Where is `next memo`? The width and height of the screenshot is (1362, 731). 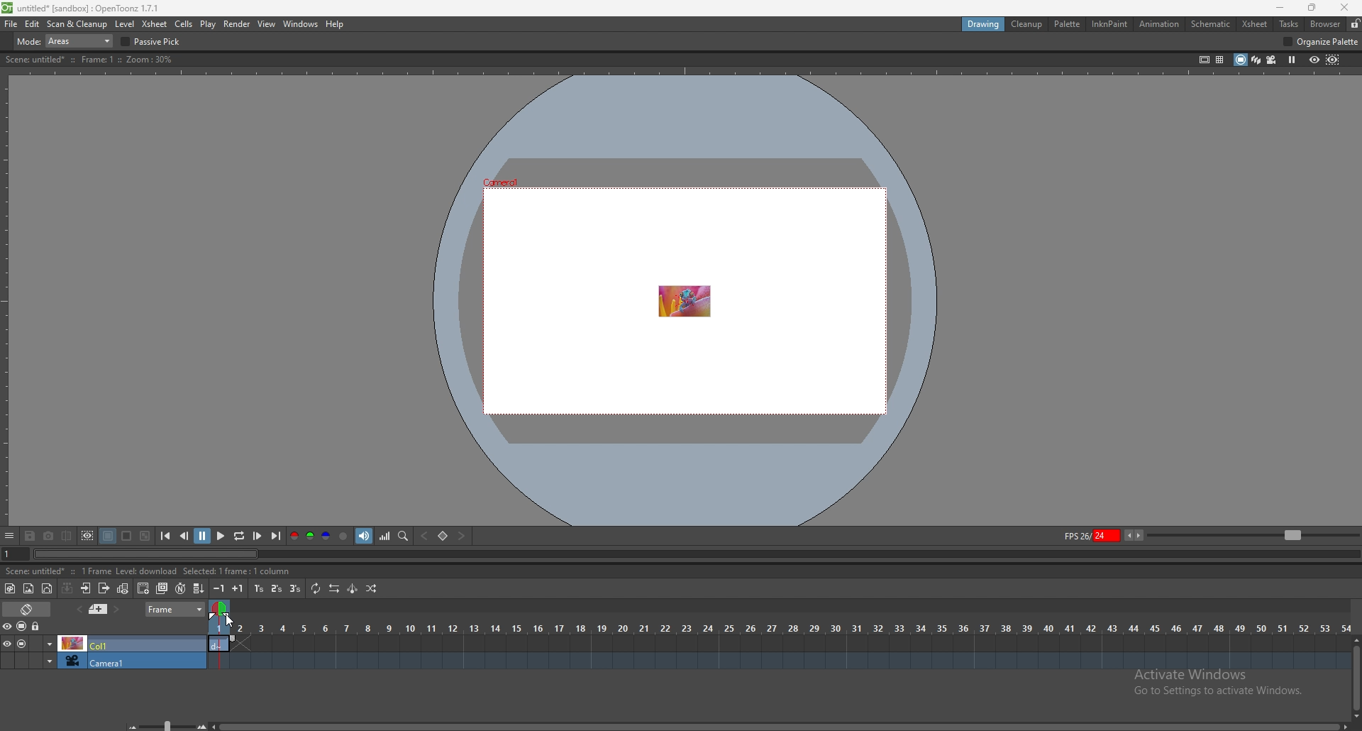
next memo is located at coordinates (116, 610).